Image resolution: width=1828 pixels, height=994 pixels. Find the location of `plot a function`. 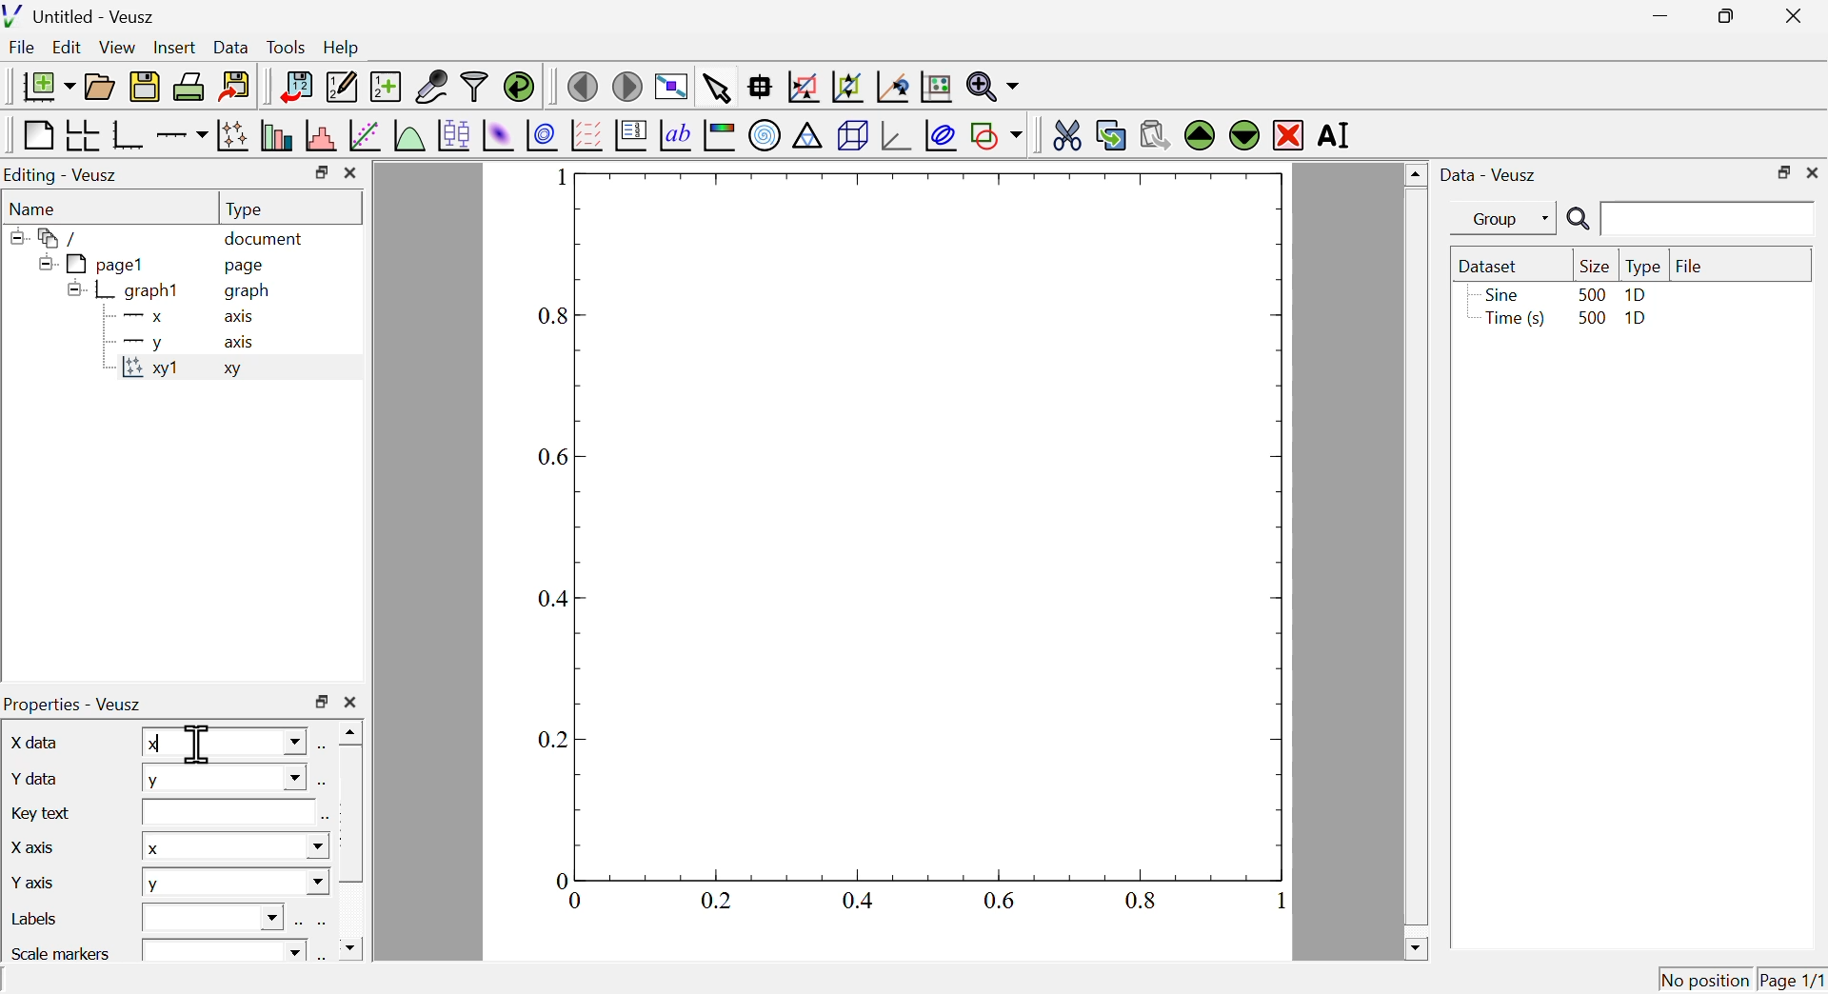

plot a function is located at coordinates (408, 135).